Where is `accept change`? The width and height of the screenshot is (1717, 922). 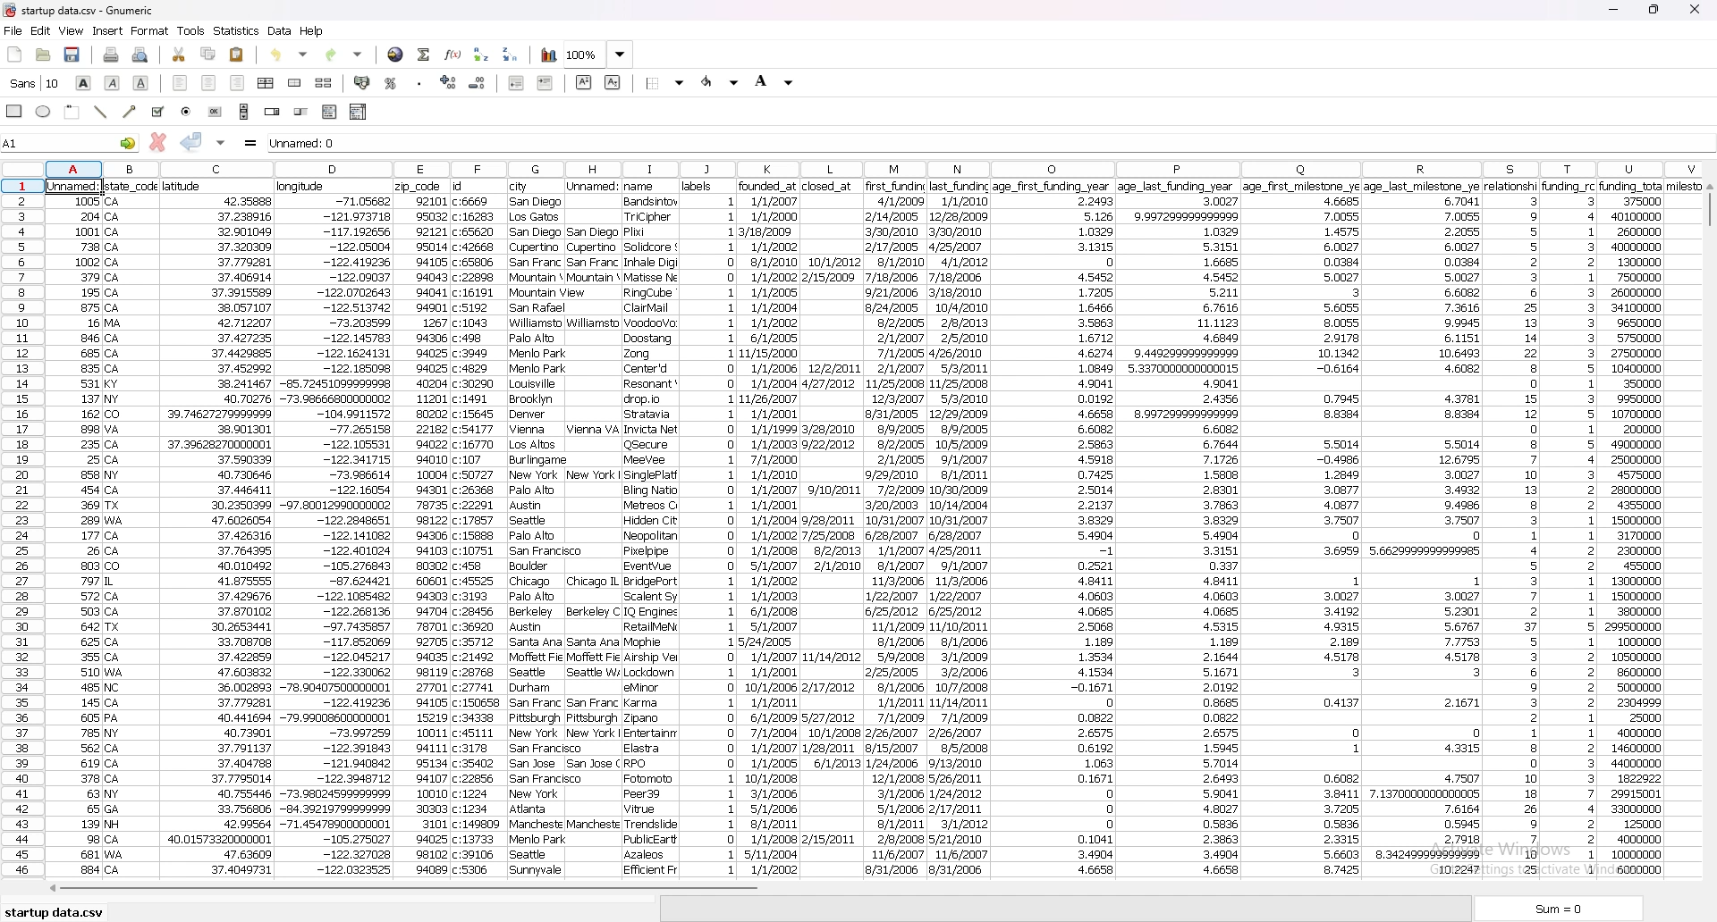
accept change is located at coordinates (191, 141).